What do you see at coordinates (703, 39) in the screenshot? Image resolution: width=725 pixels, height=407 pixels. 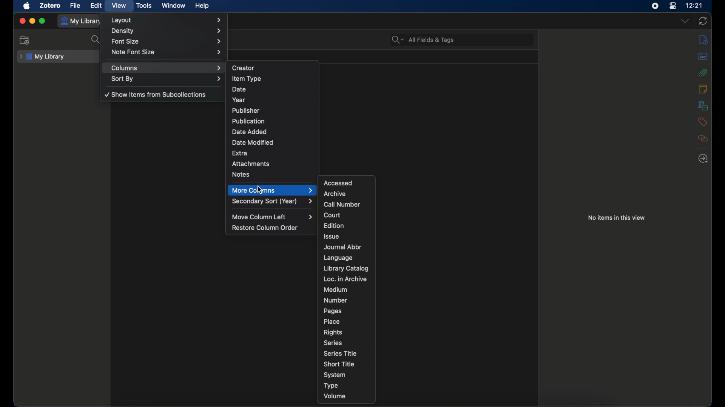 I see `info` at bounding box center [703, 39].